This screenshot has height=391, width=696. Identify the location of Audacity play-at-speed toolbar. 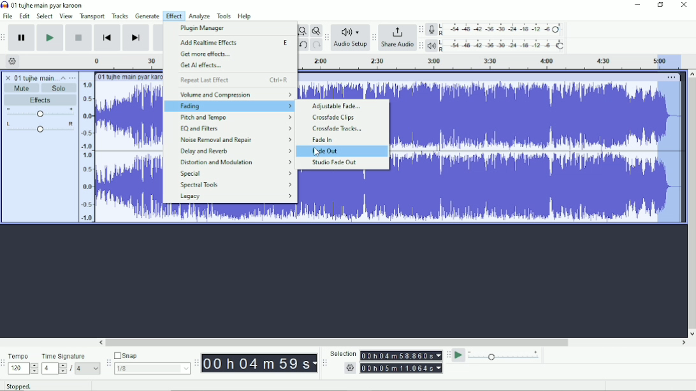
(448, 355).